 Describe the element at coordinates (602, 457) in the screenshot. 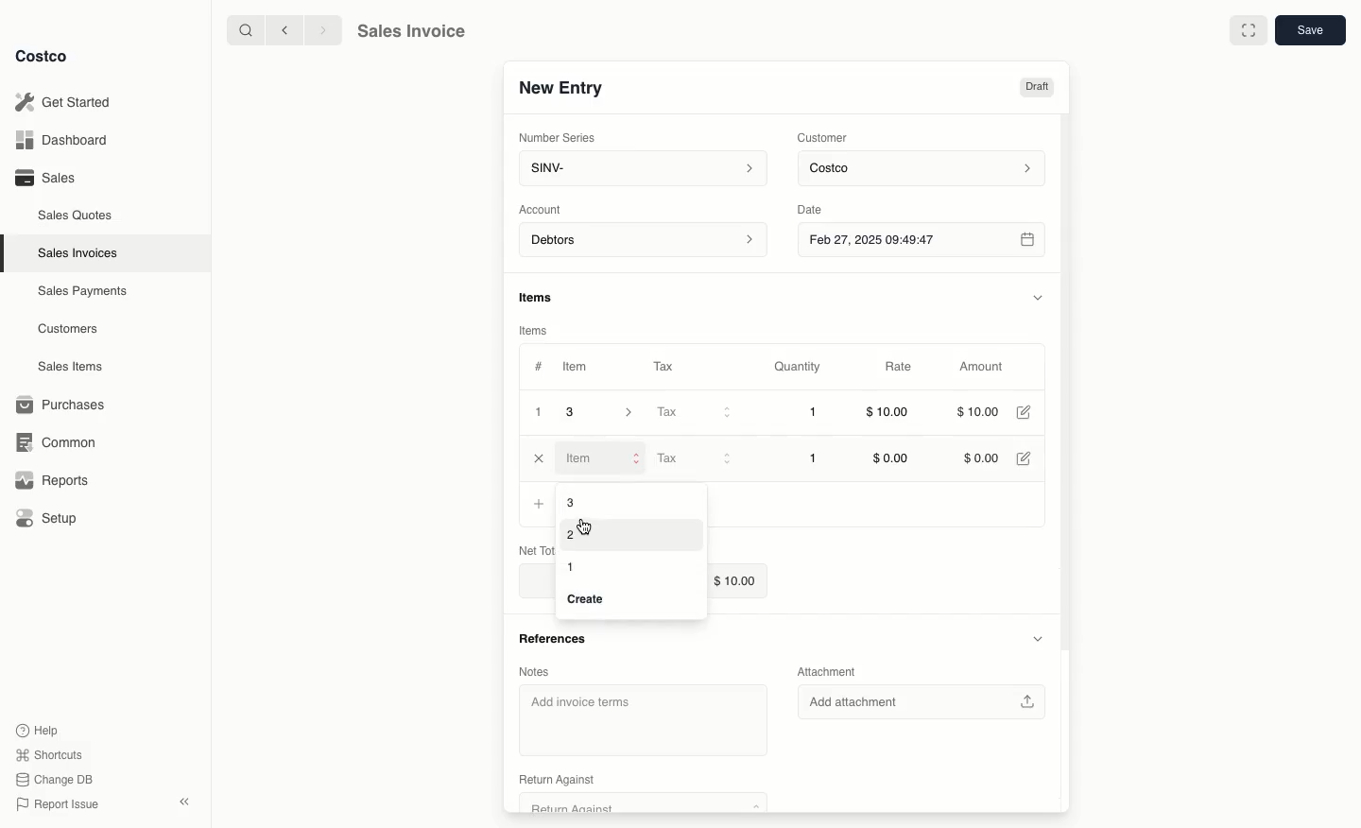

I see `Item` at that location.